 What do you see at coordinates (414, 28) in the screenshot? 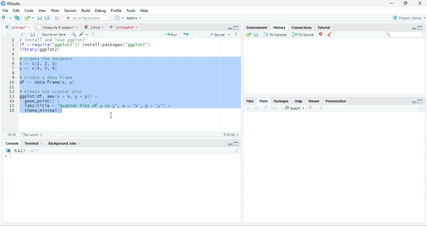
I see `Minimize` at bounding box center [414, 28].